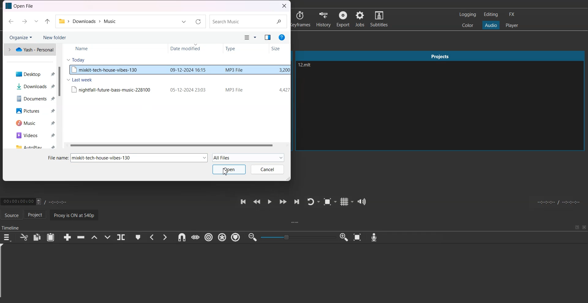 The image size is (588, 303). Describe the element at coordinates (76, 215) in the screenshot. I see `Proxy is ON at 540p` at that location.